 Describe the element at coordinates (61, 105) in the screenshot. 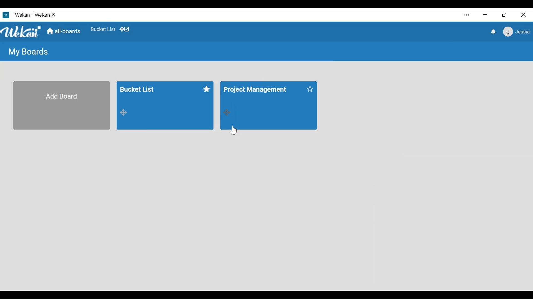

I see `Add Boards` at that location.